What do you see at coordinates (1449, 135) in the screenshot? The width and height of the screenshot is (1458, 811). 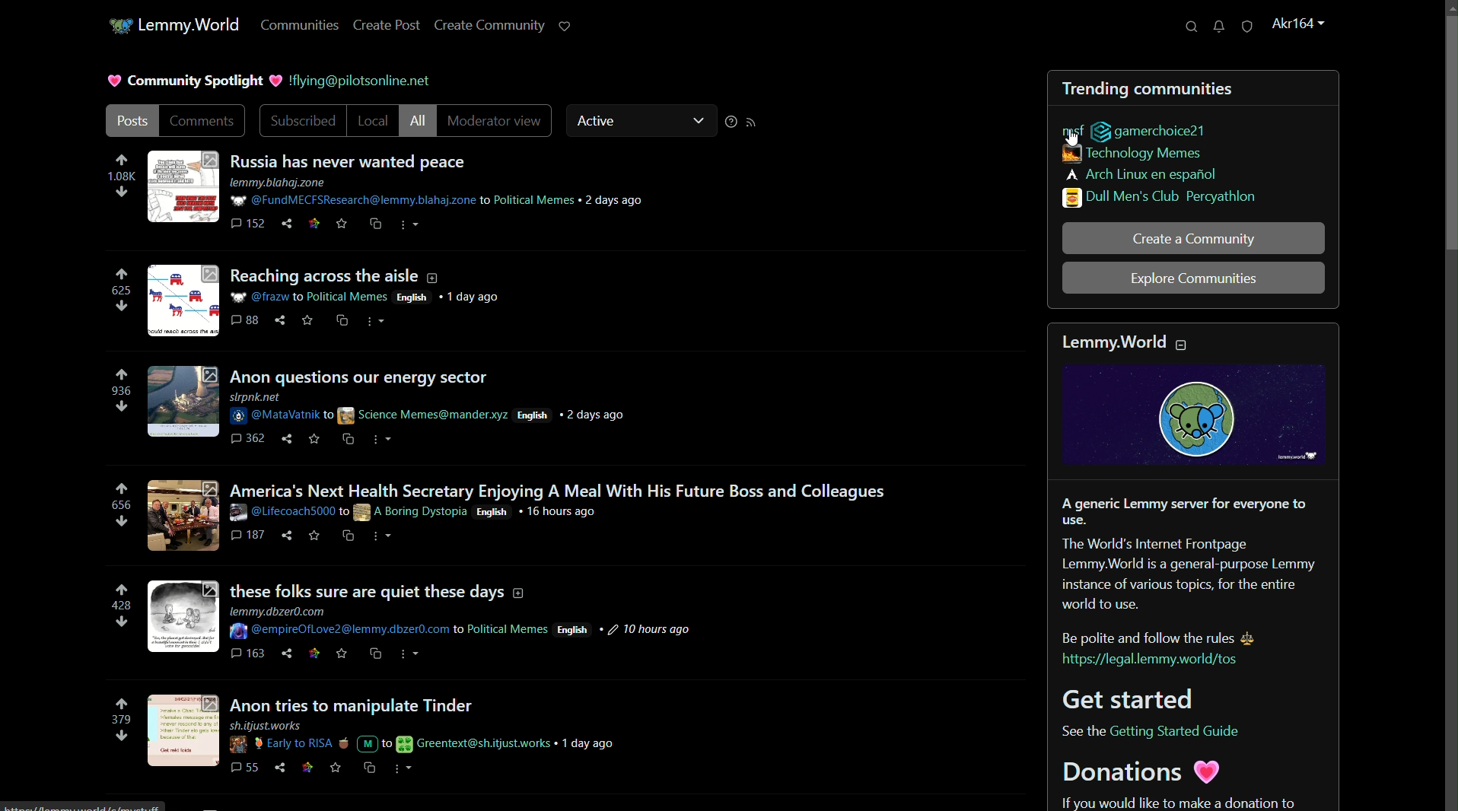 I see `scroll bar` at bounding box center [1449, 135].